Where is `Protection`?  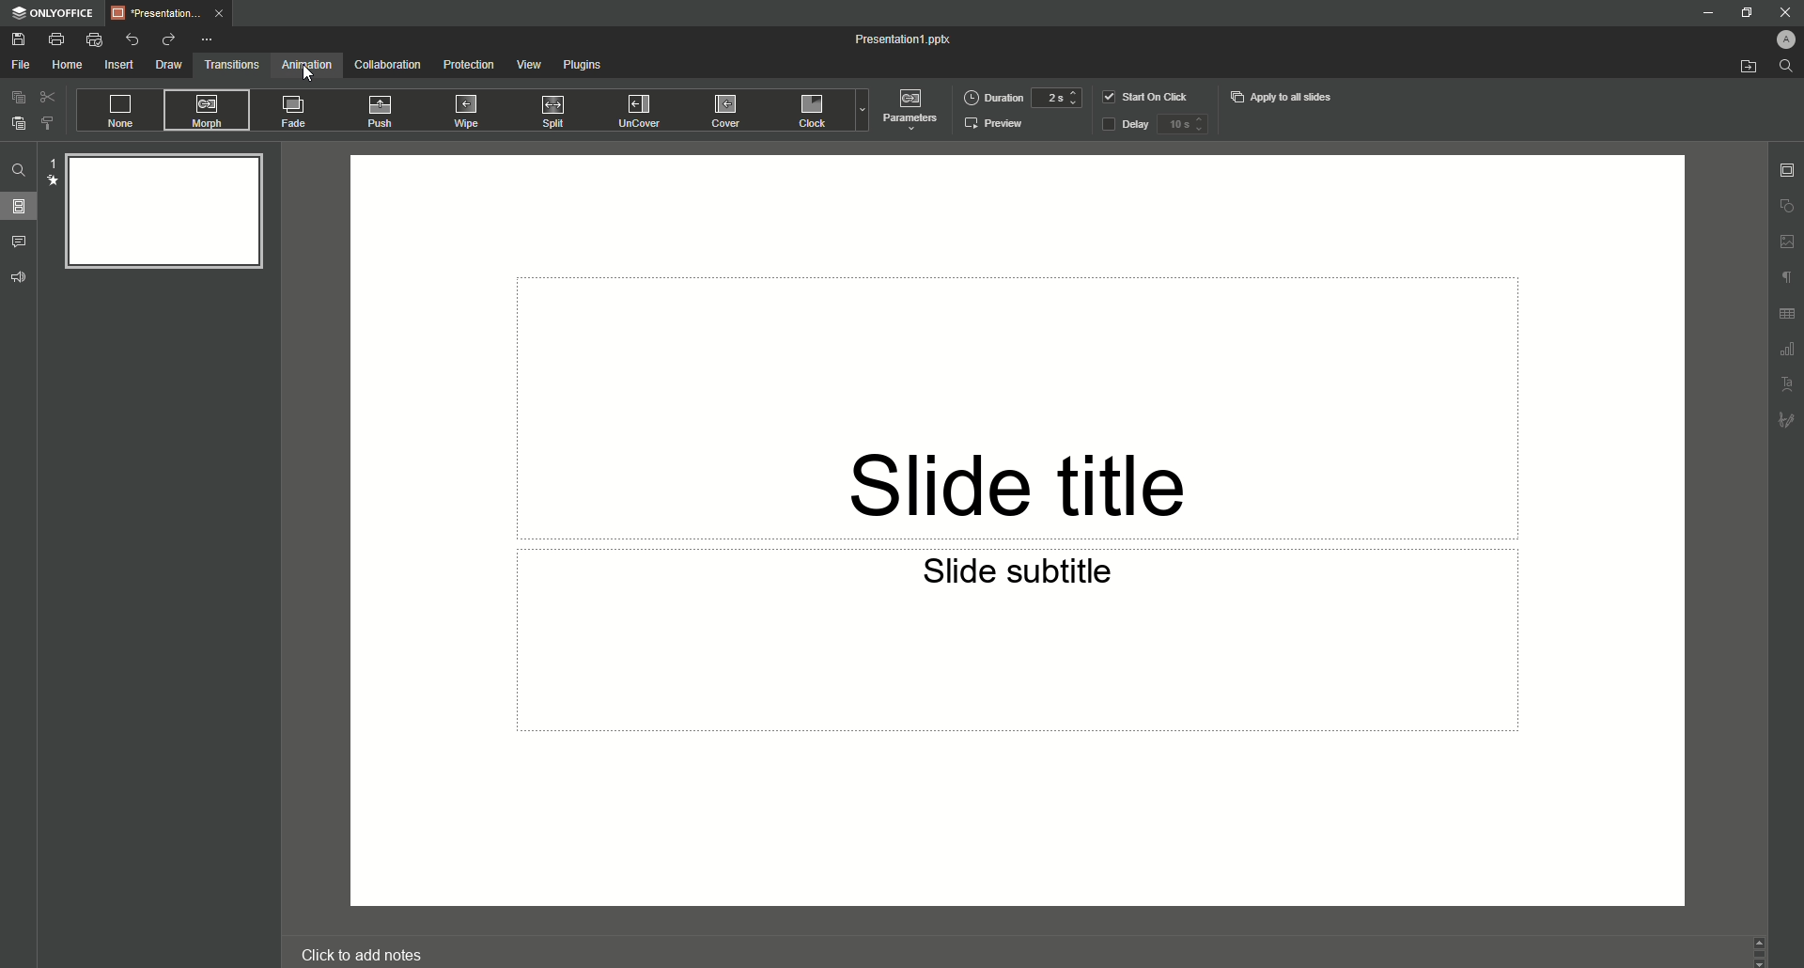
Protection is located at coordinates (468, 67).